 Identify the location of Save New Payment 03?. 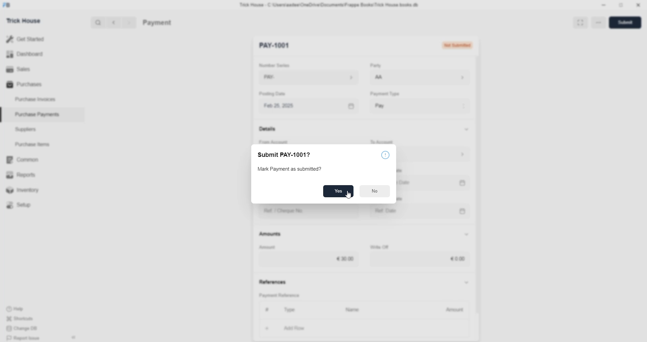
(294, 154).